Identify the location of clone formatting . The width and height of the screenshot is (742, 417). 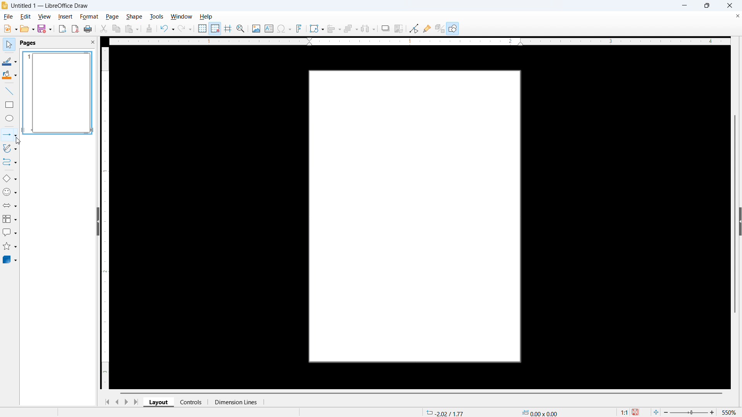
(149, 29).